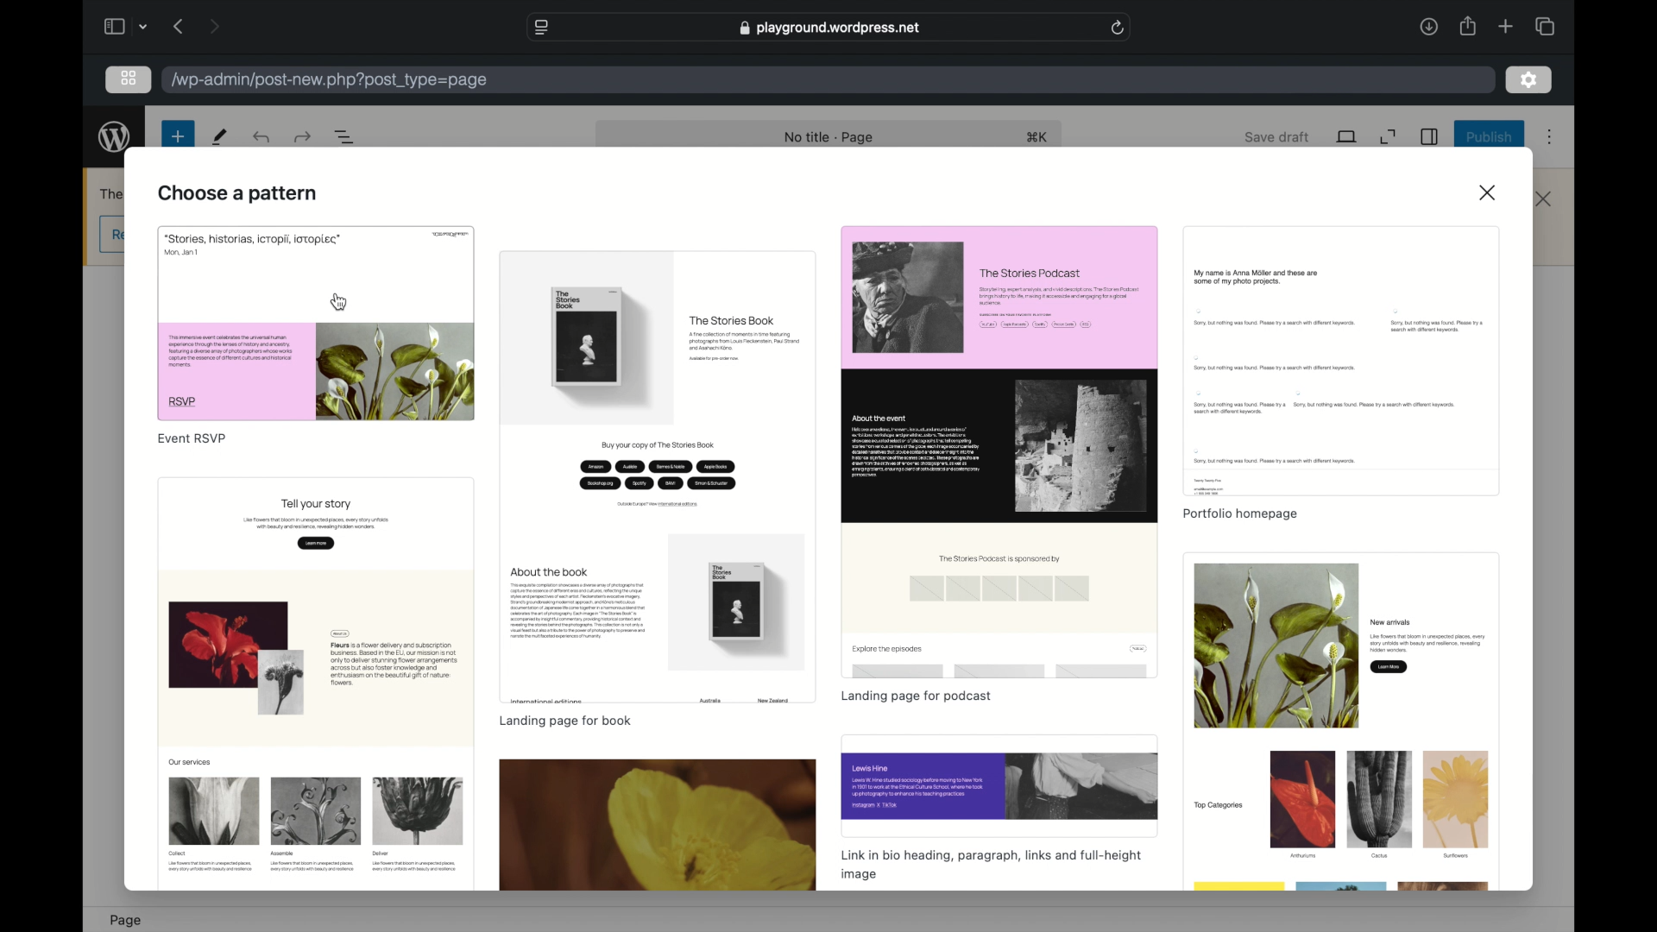 The width and height of the screenshot is (1657, 932). What do you see at coordinates (999, 785) in the screenshot?
I see `preview` at bounding box center [999, 785].